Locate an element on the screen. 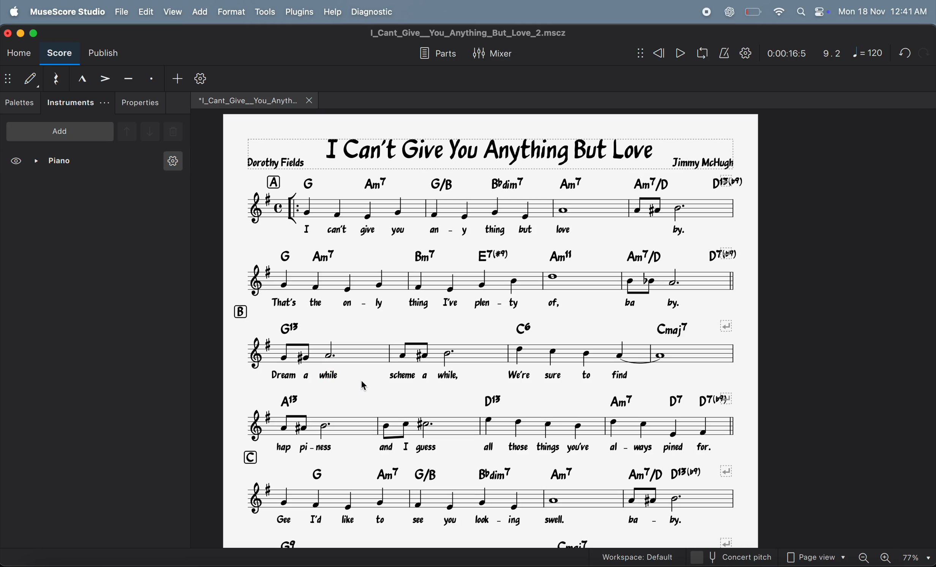 This screenshot has height=567, width=936. metronome is located at coordinates (724, 53).